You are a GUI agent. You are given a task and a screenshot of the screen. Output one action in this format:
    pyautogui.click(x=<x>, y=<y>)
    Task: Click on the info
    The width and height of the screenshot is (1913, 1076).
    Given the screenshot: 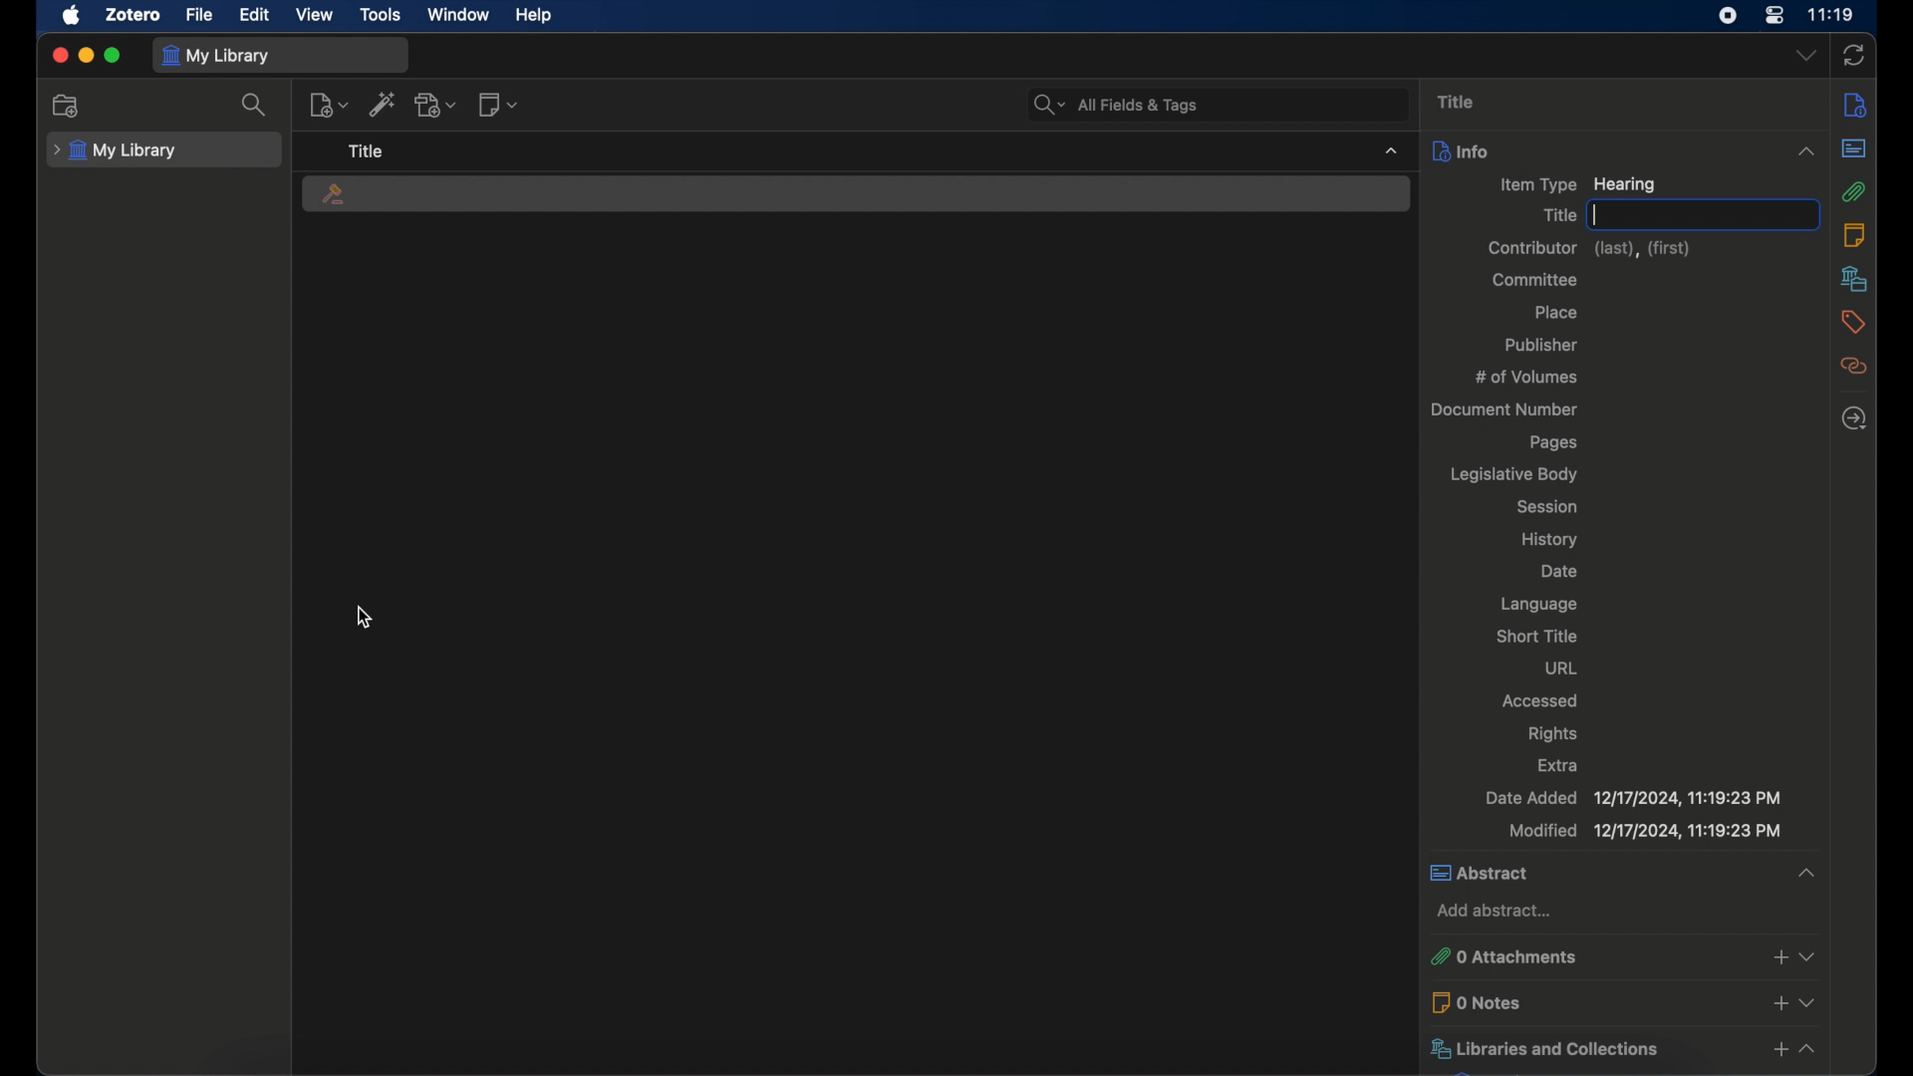 What is the action you would take?
    pyautogui.click(x=1854, y=106)
    